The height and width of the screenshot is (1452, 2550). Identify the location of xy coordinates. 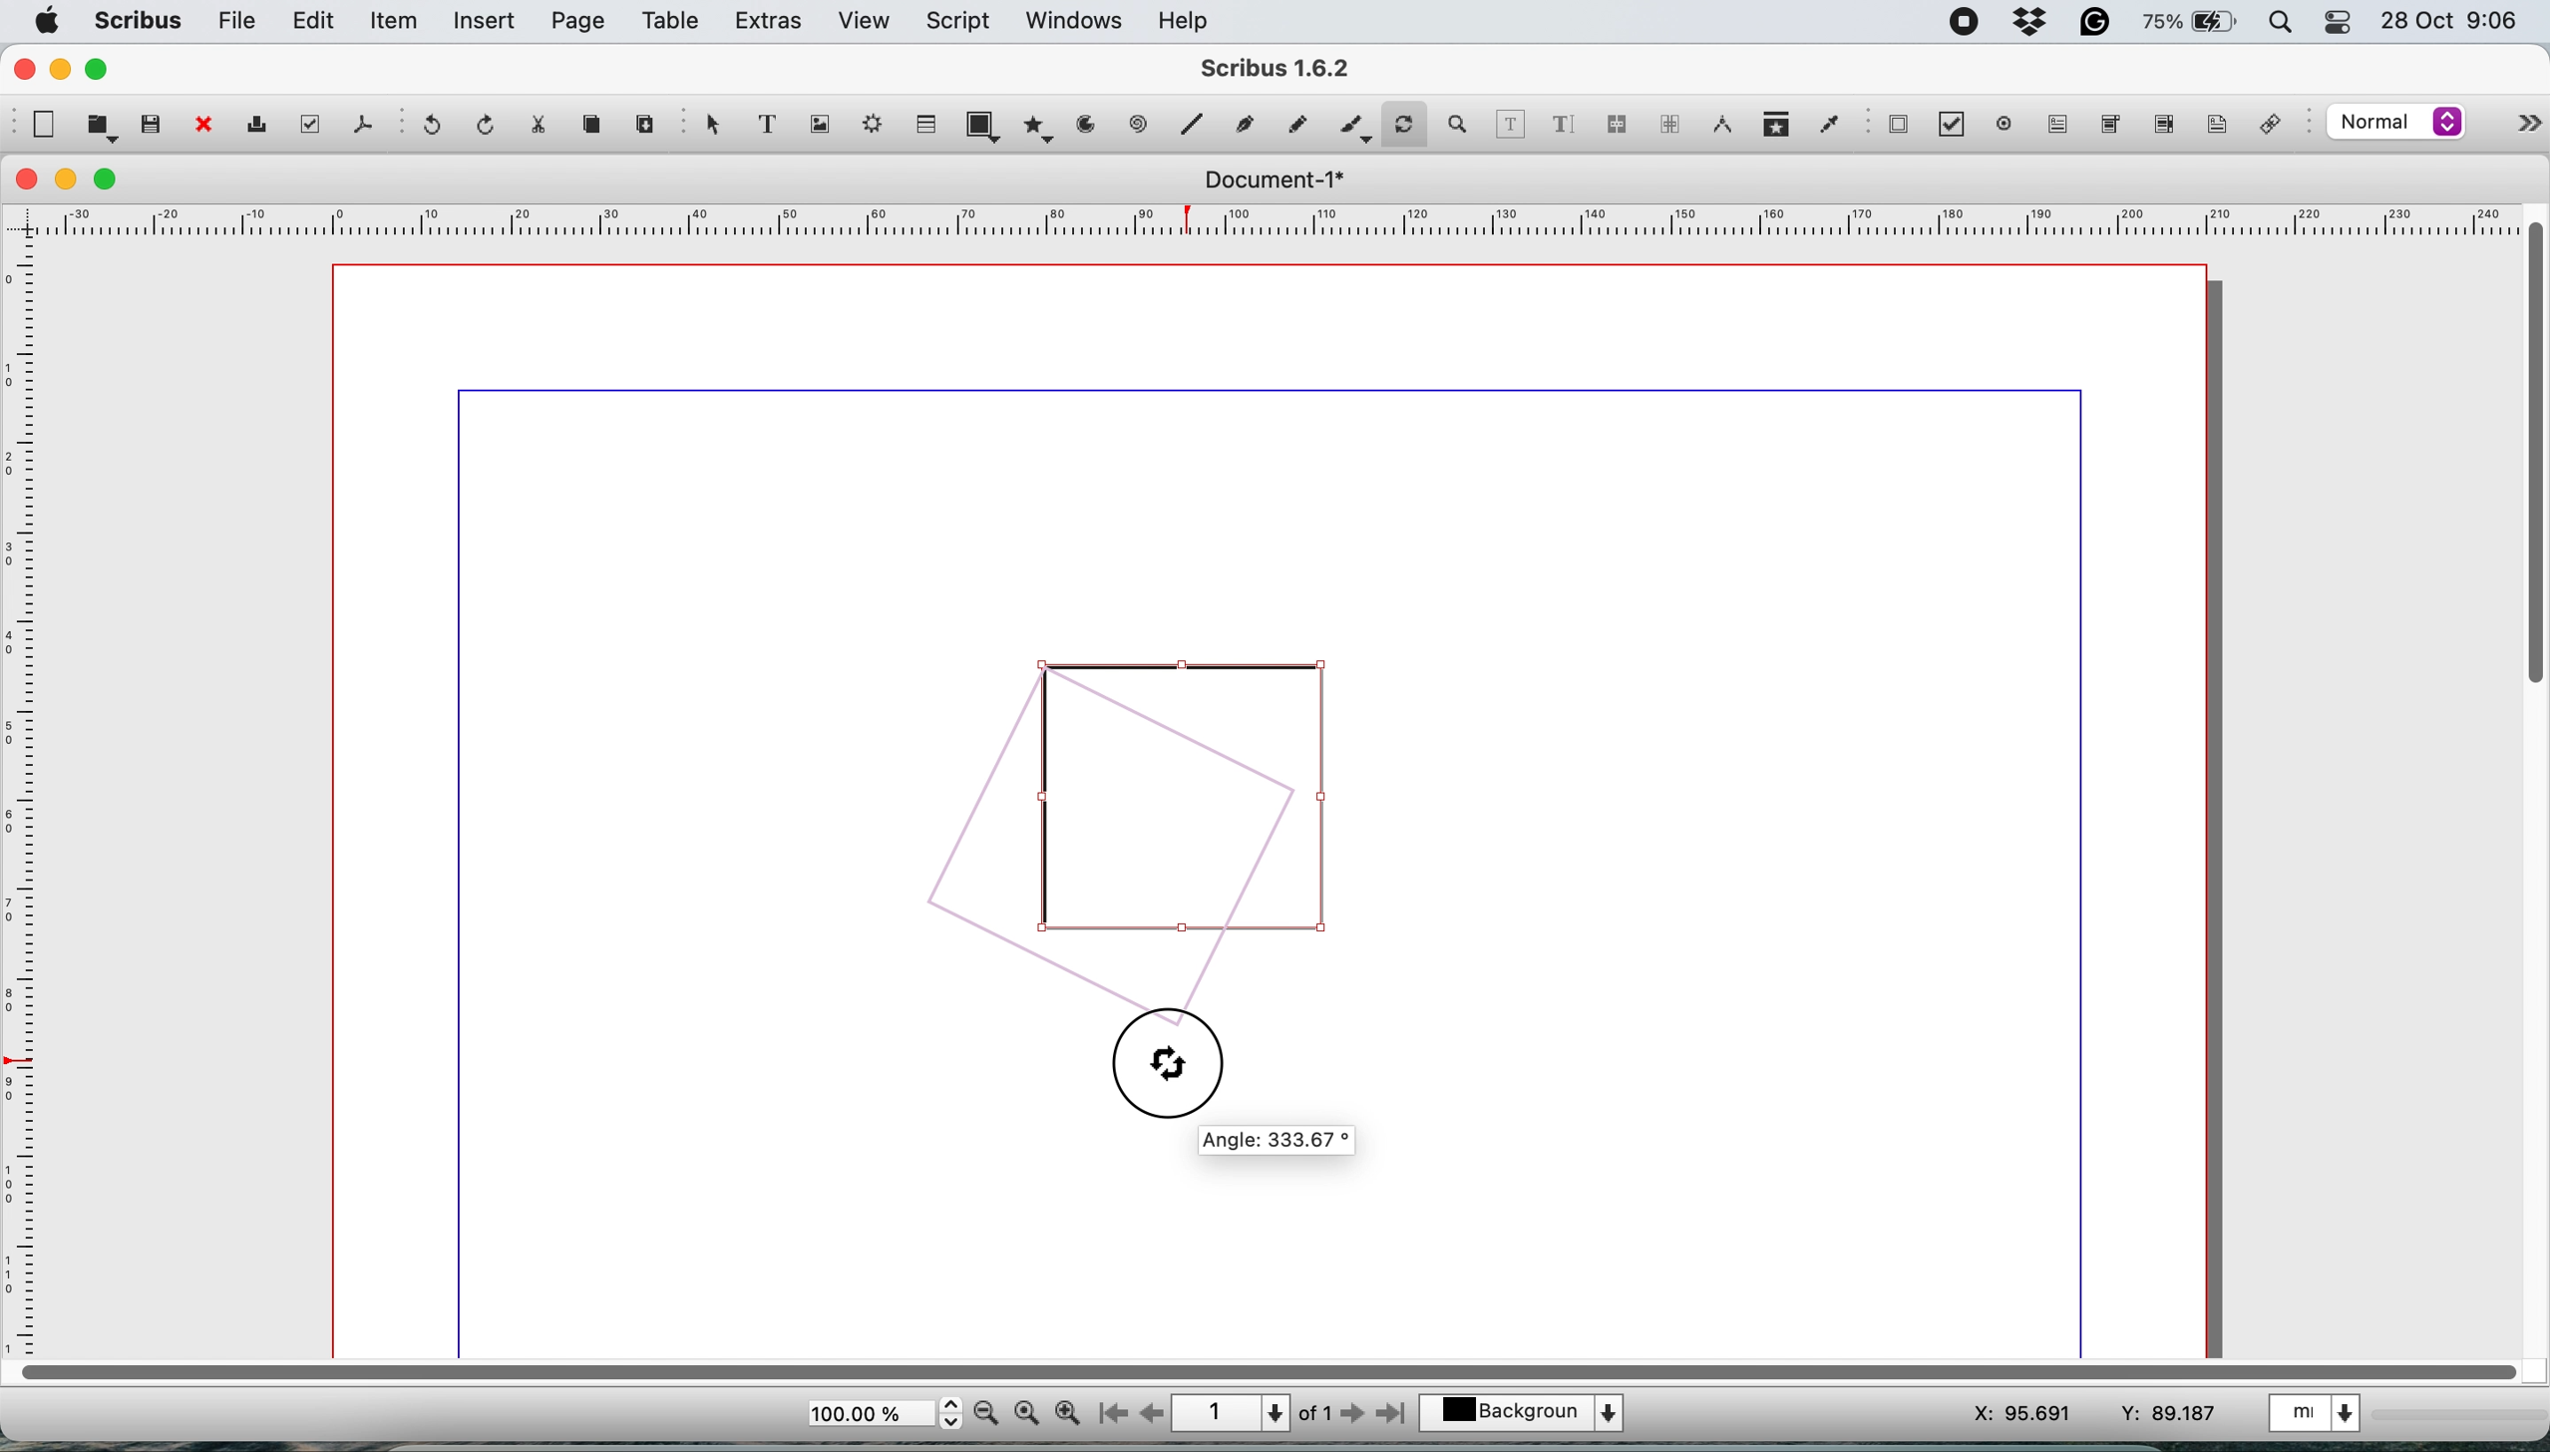
(2061, 1410).